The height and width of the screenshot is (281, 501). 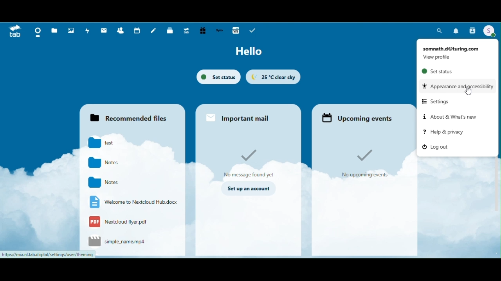 What do you see at coordinates (470, 92) in the screenshot?
I see `Cursor` at bounding box center [470, 92].